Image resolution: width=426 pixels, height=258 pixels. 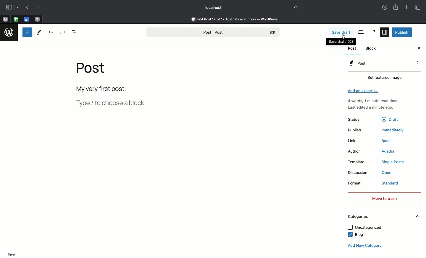 I want to click on agatha, so click(x=388, y=152).